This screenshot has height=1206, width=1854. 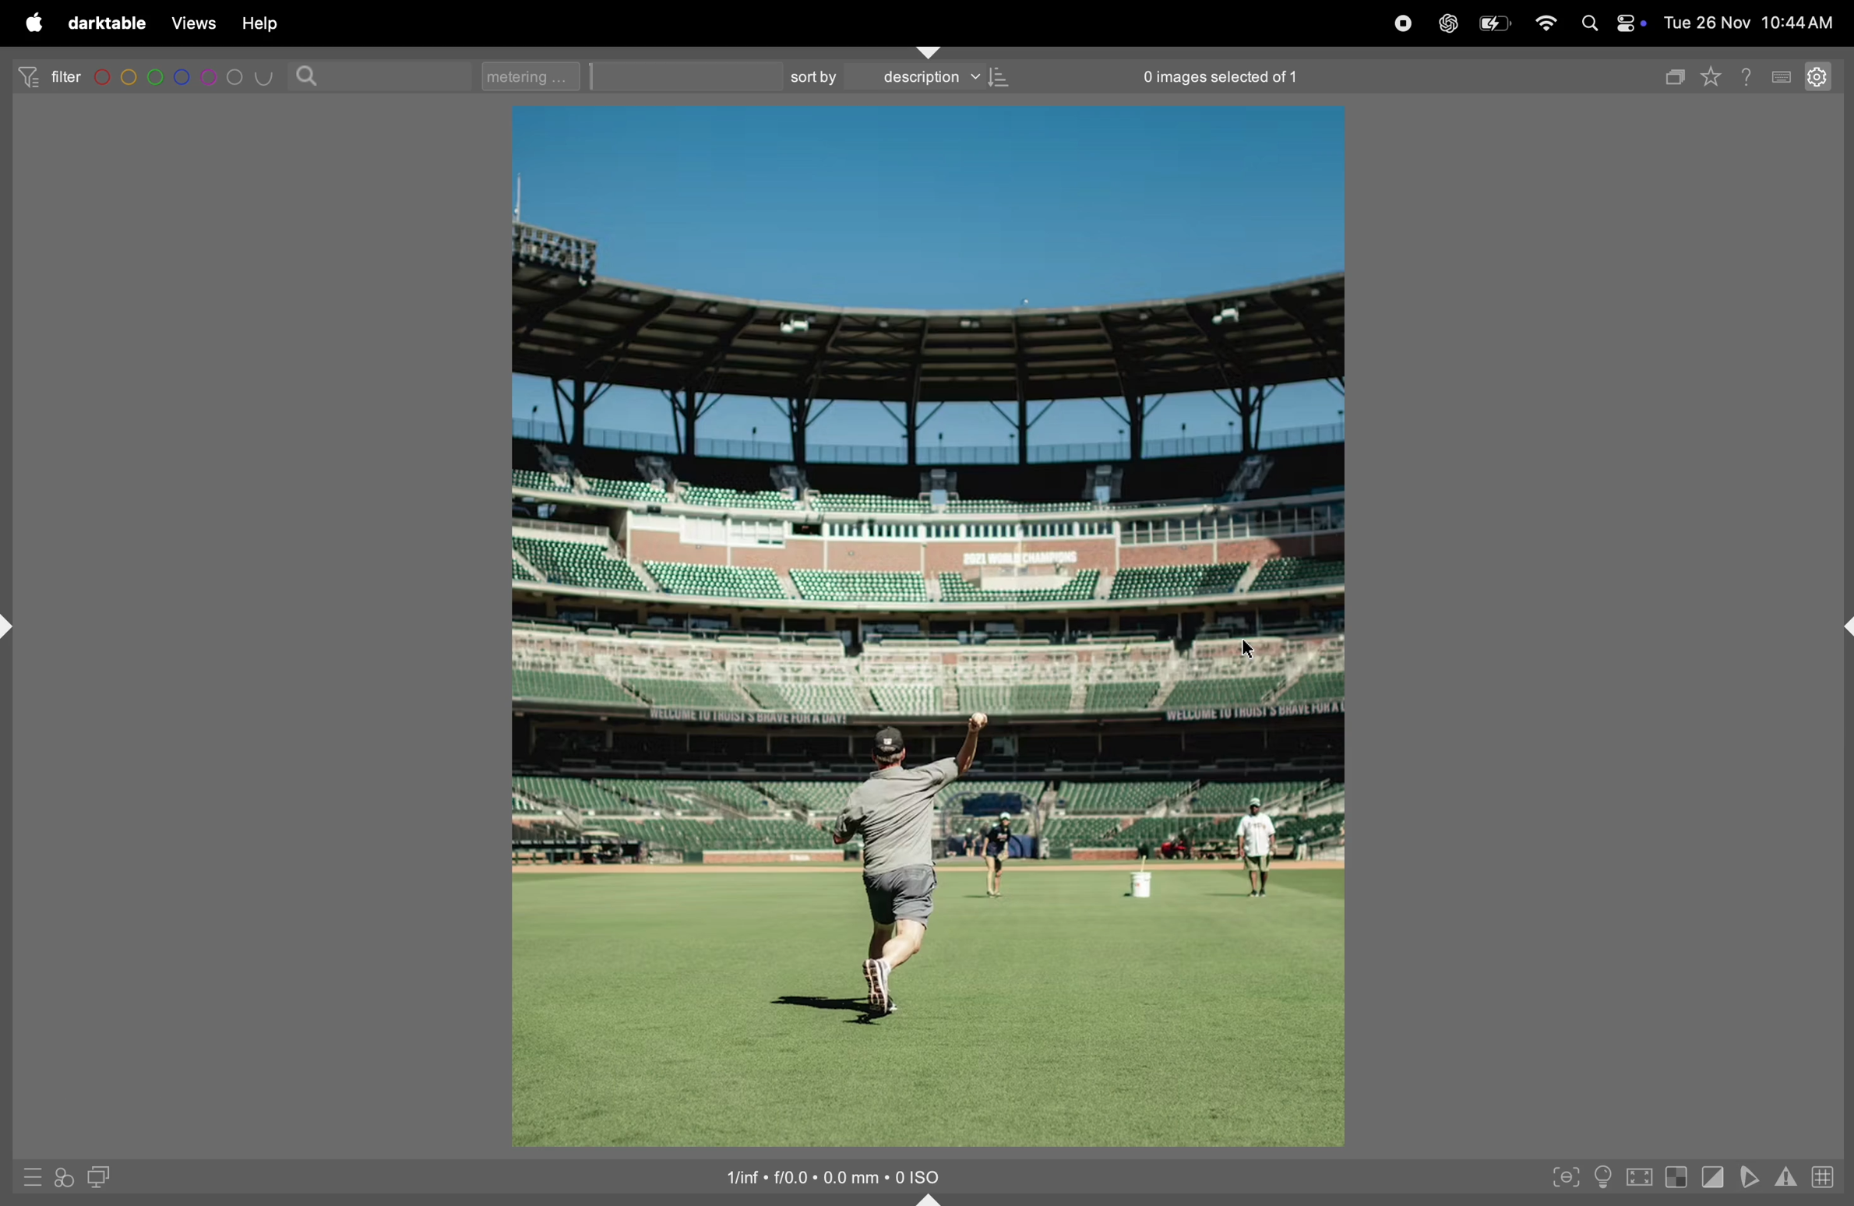 What do you see at coordinates (933, 1197) in the screenshot?
I see `shift+ctrl+b` at bounding box center [933, 1197].